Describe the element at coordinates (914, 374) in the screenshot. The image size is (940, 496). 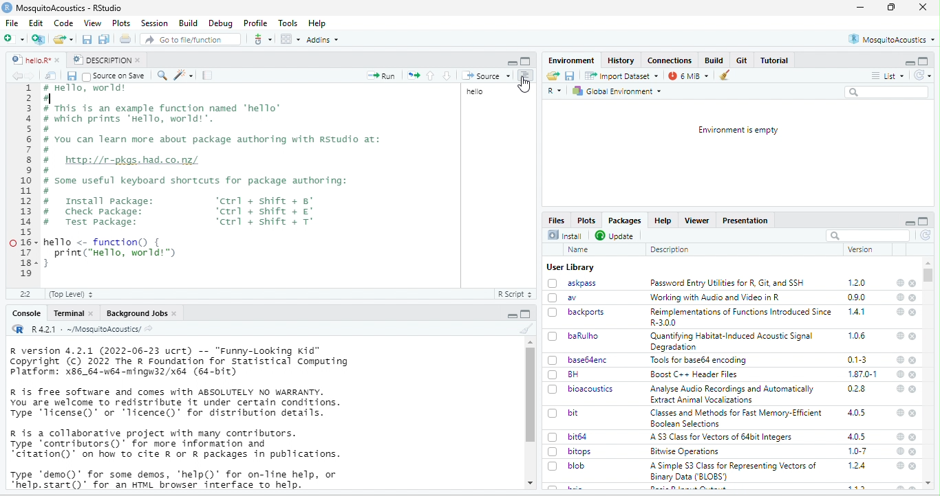
I see `close` at that location.